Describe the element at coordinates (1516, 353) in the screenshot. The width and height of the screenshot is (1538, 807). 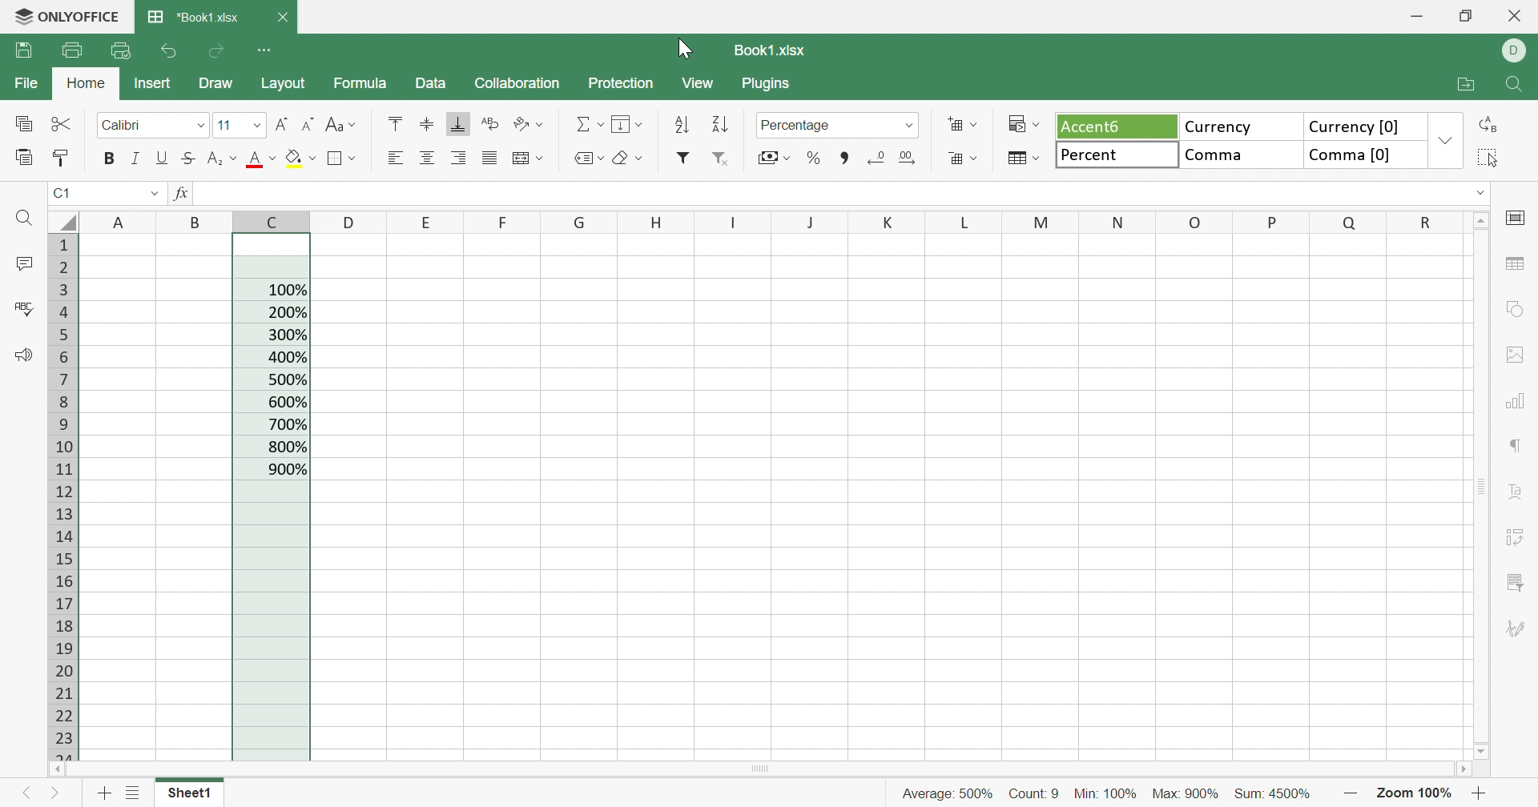
I see `Image settings` at that location.